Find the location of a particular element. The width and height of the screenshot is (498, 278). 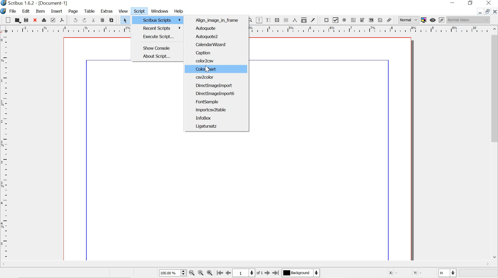

ruler is located at coordinates (369, 30).